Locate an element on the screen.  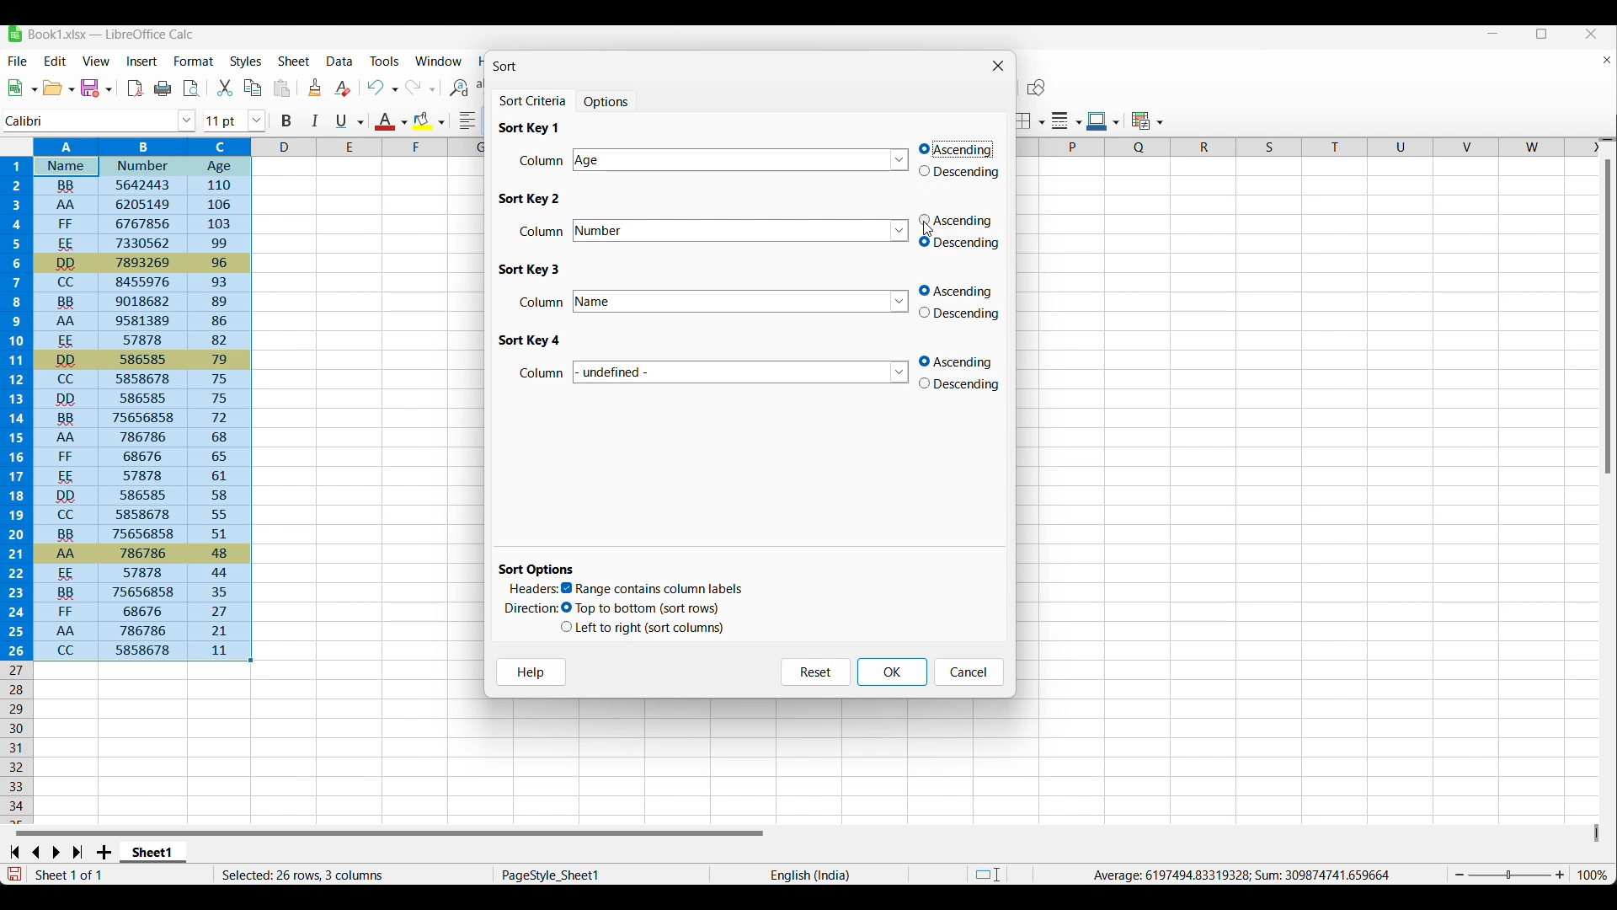
Indicates modifications that require saving is located at coordinates (13, 874).